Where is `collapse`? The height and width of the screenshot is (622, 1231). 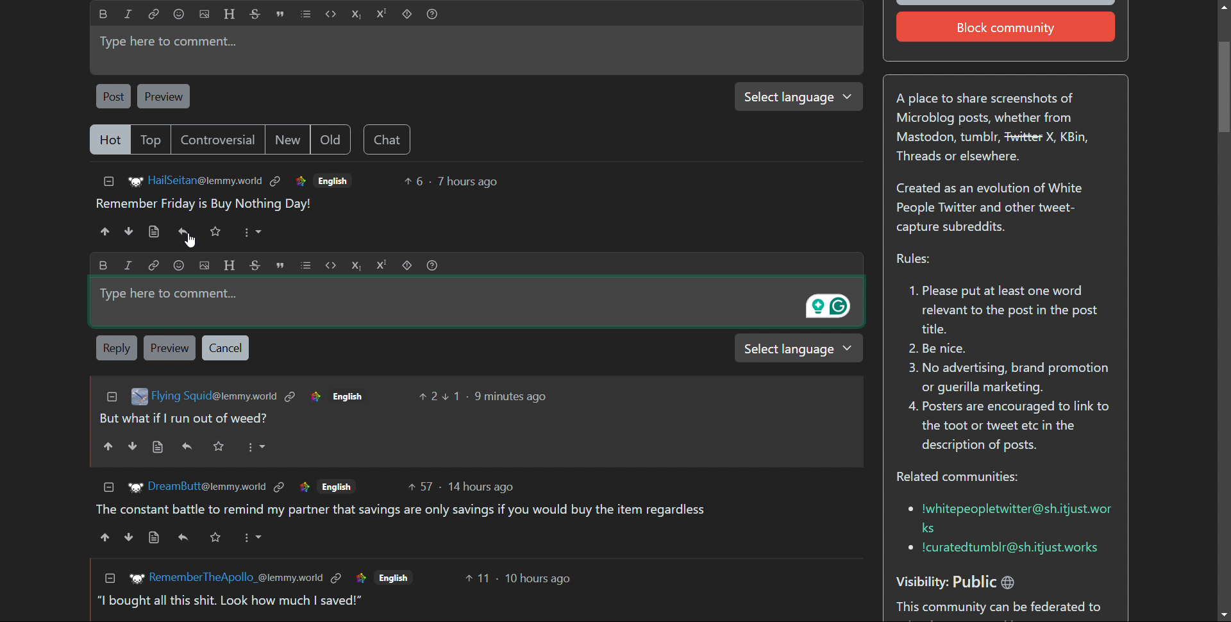
collapse is located at coordinates (108, 486).